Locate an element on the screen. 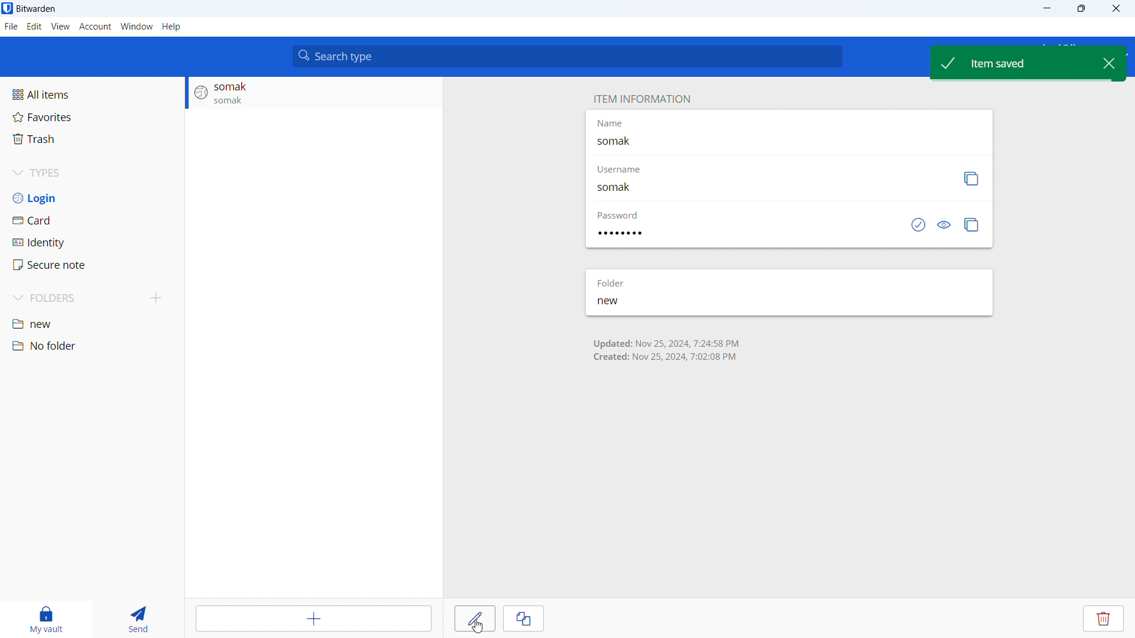  delete is located at coordinates (1104, 619).